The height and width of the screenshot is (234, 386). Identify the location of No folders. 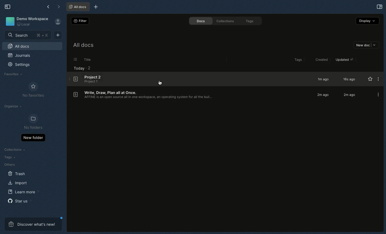
(34, 122).